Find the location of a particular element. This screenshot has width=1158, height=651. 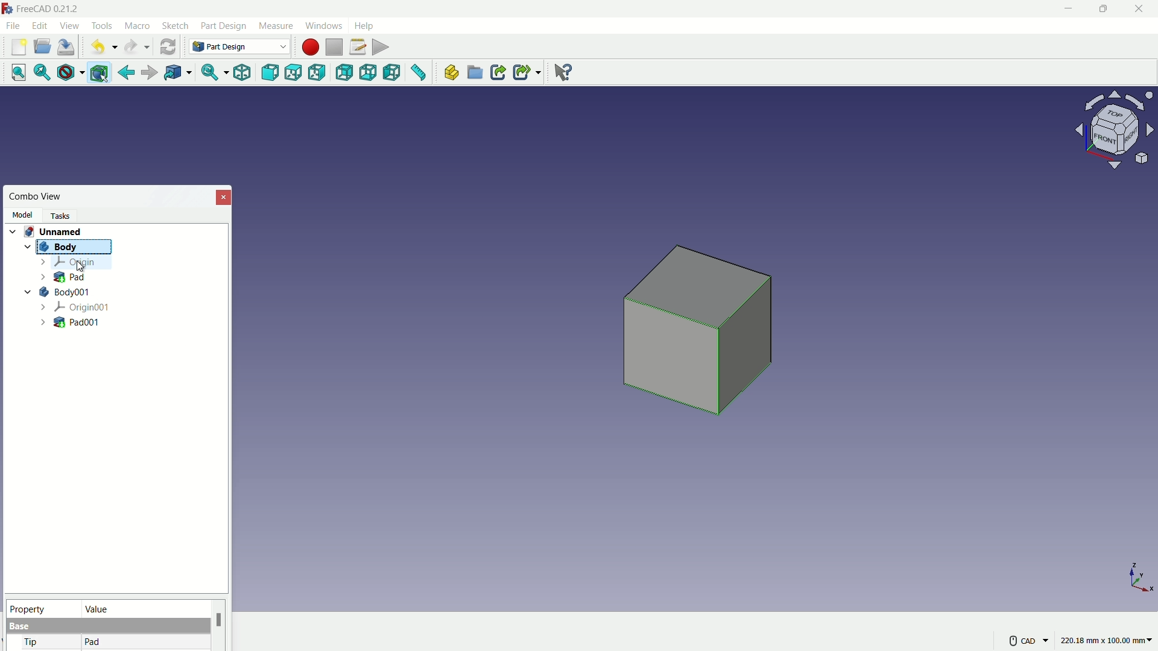

Origin is located at coordinates (67, 262).